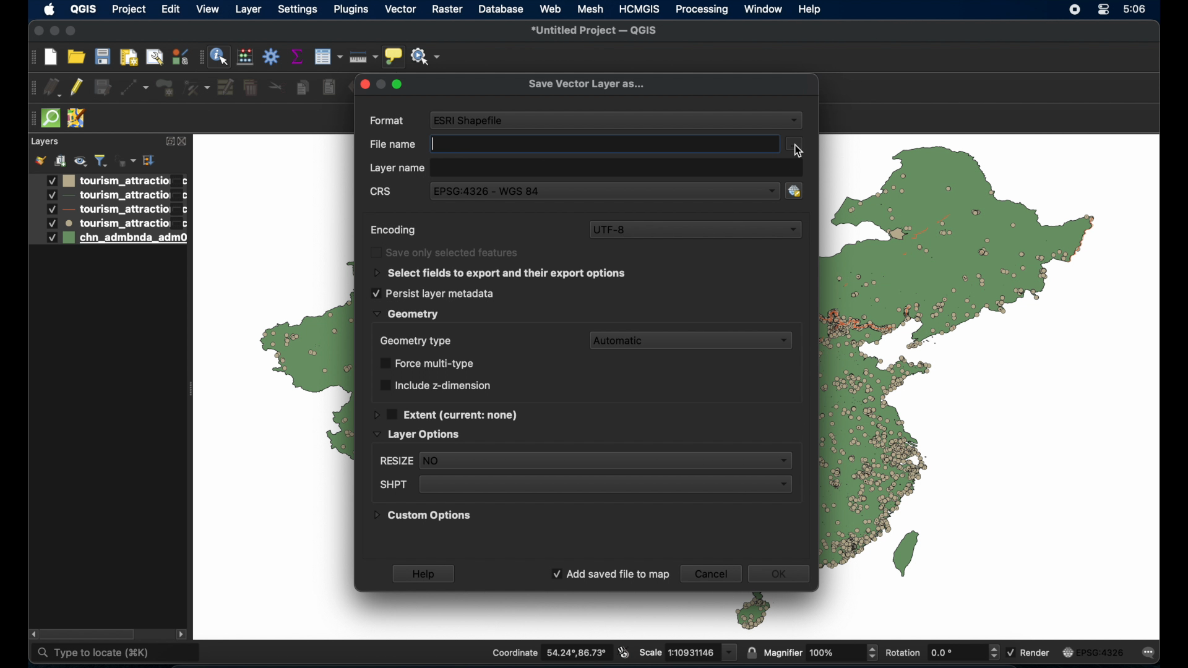 The image size is (1188, 668). I want to click on new project, so click(50, 57).